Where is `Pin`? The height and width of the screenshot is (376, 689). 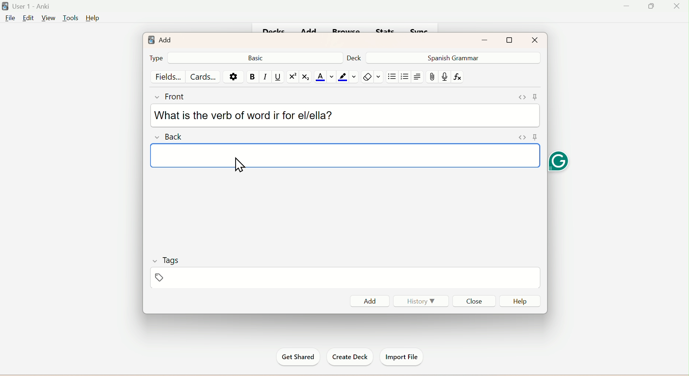 Pin is located at coordinates (525, 138).